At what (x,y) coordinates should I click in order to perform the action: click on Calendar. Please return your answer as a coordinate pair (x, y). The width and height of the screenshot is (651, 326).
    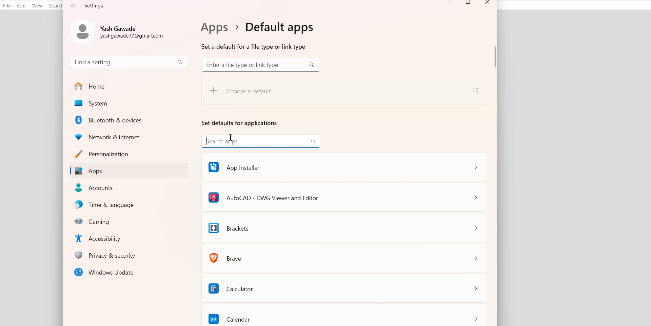
    Looking at the image, I should click on (346, 315).